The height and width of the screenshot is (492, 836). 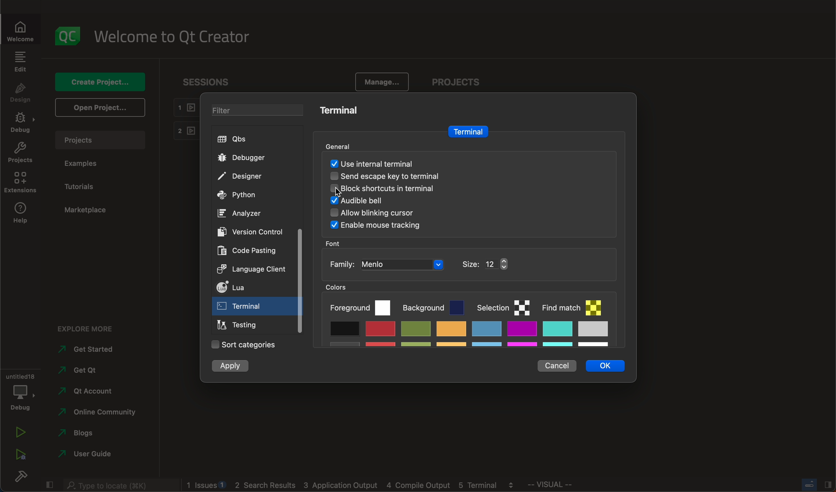 What do you see at coordinates (85, 326) in the screenshot?
I see `explore` at bounding box center [85, 326].